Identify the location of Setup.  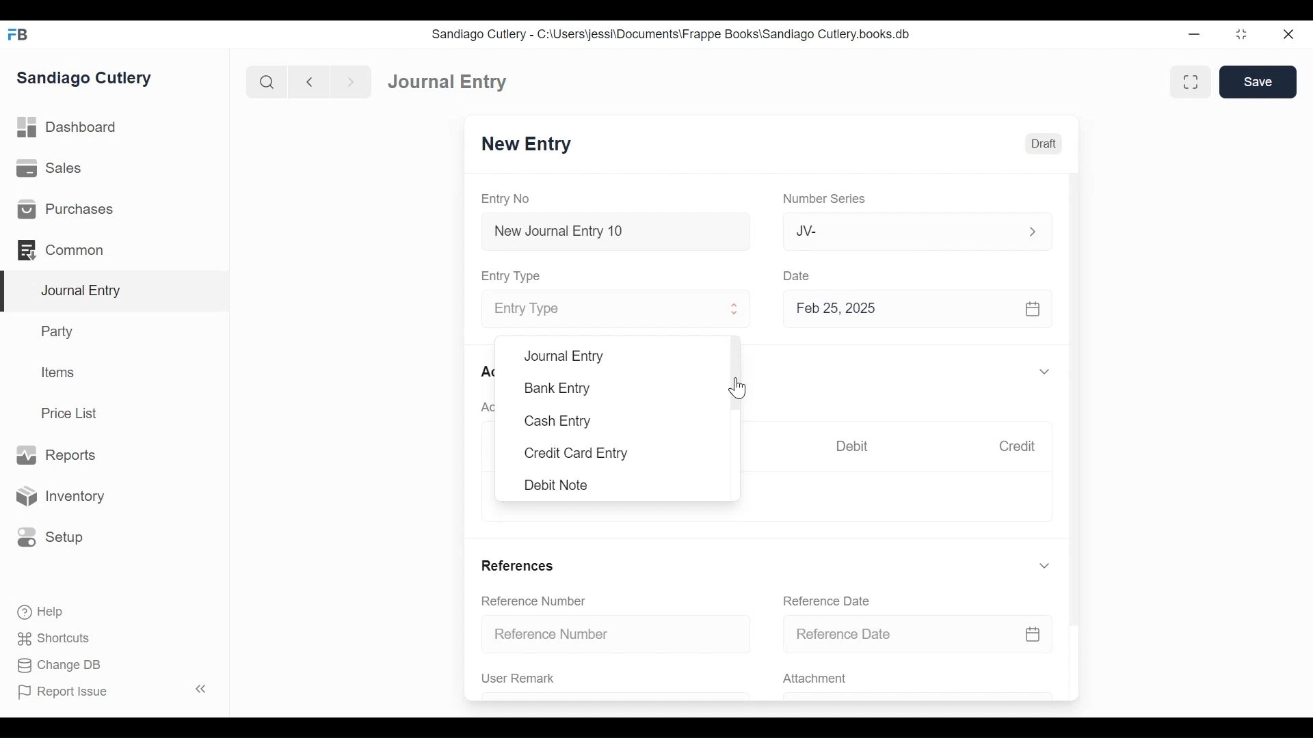
(51, 536).